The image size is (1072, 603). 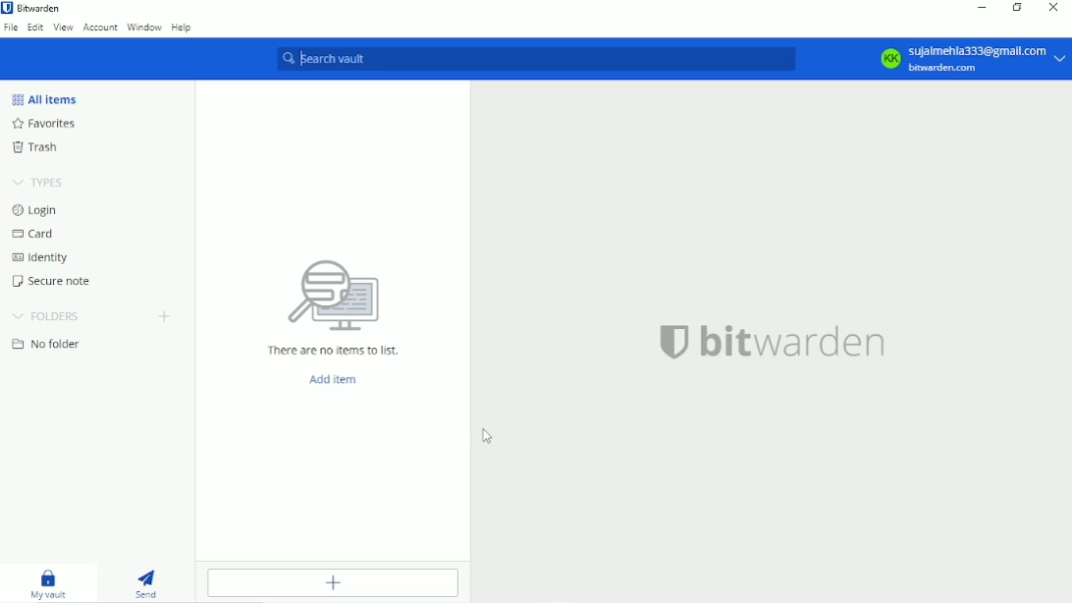 What do you see at coordinates (49, 96) in the screenshot?
I see `All items` at bounding box center [49, 96].